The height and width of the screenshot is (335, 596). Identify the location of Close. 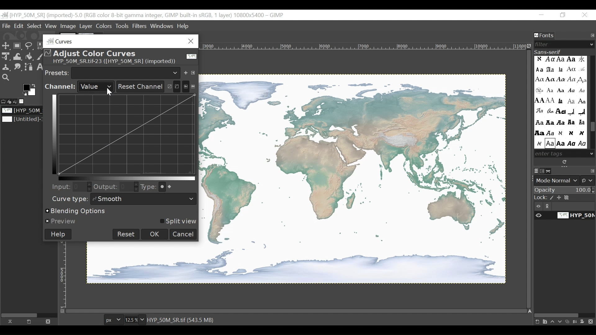
(47, 321).